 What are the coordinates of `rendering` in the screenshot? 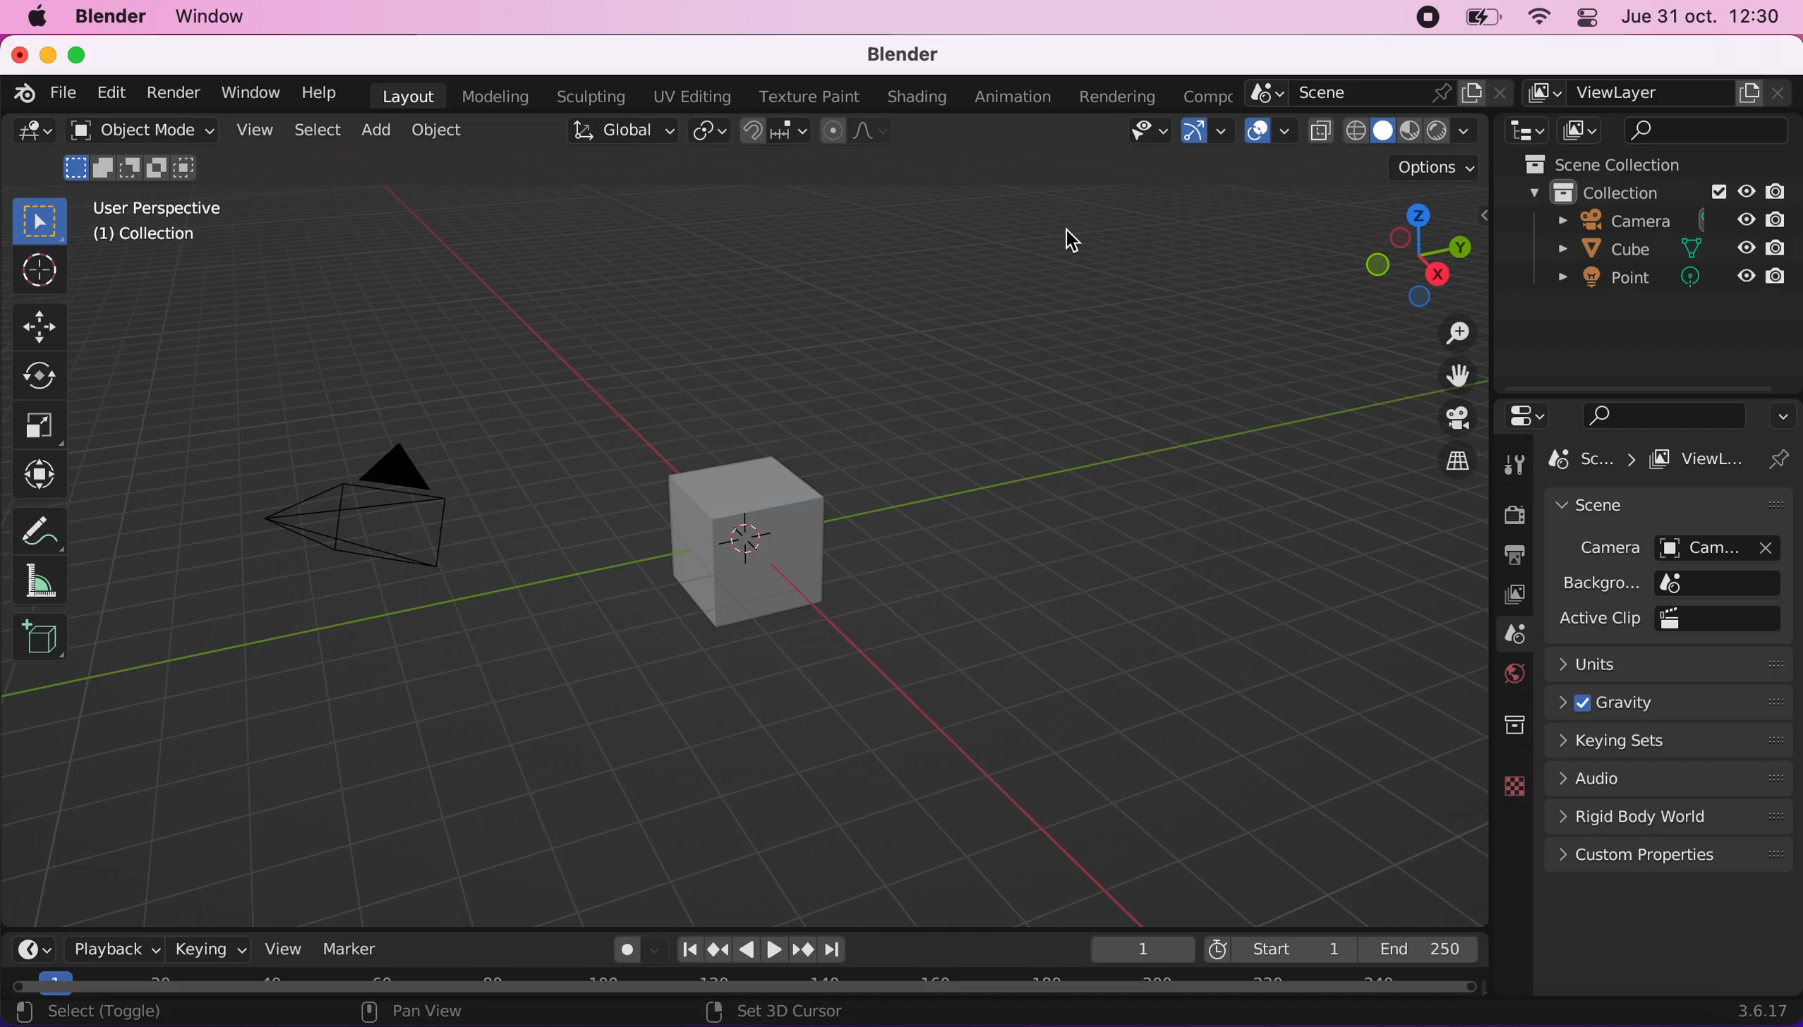 It's located at (1122, 96).